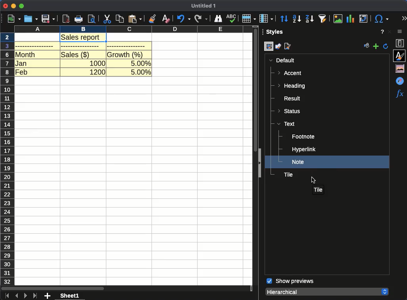  What do you see at coordinates (258, 164) in the screenshot?
I see `expand` at bounding box center [258, 164].